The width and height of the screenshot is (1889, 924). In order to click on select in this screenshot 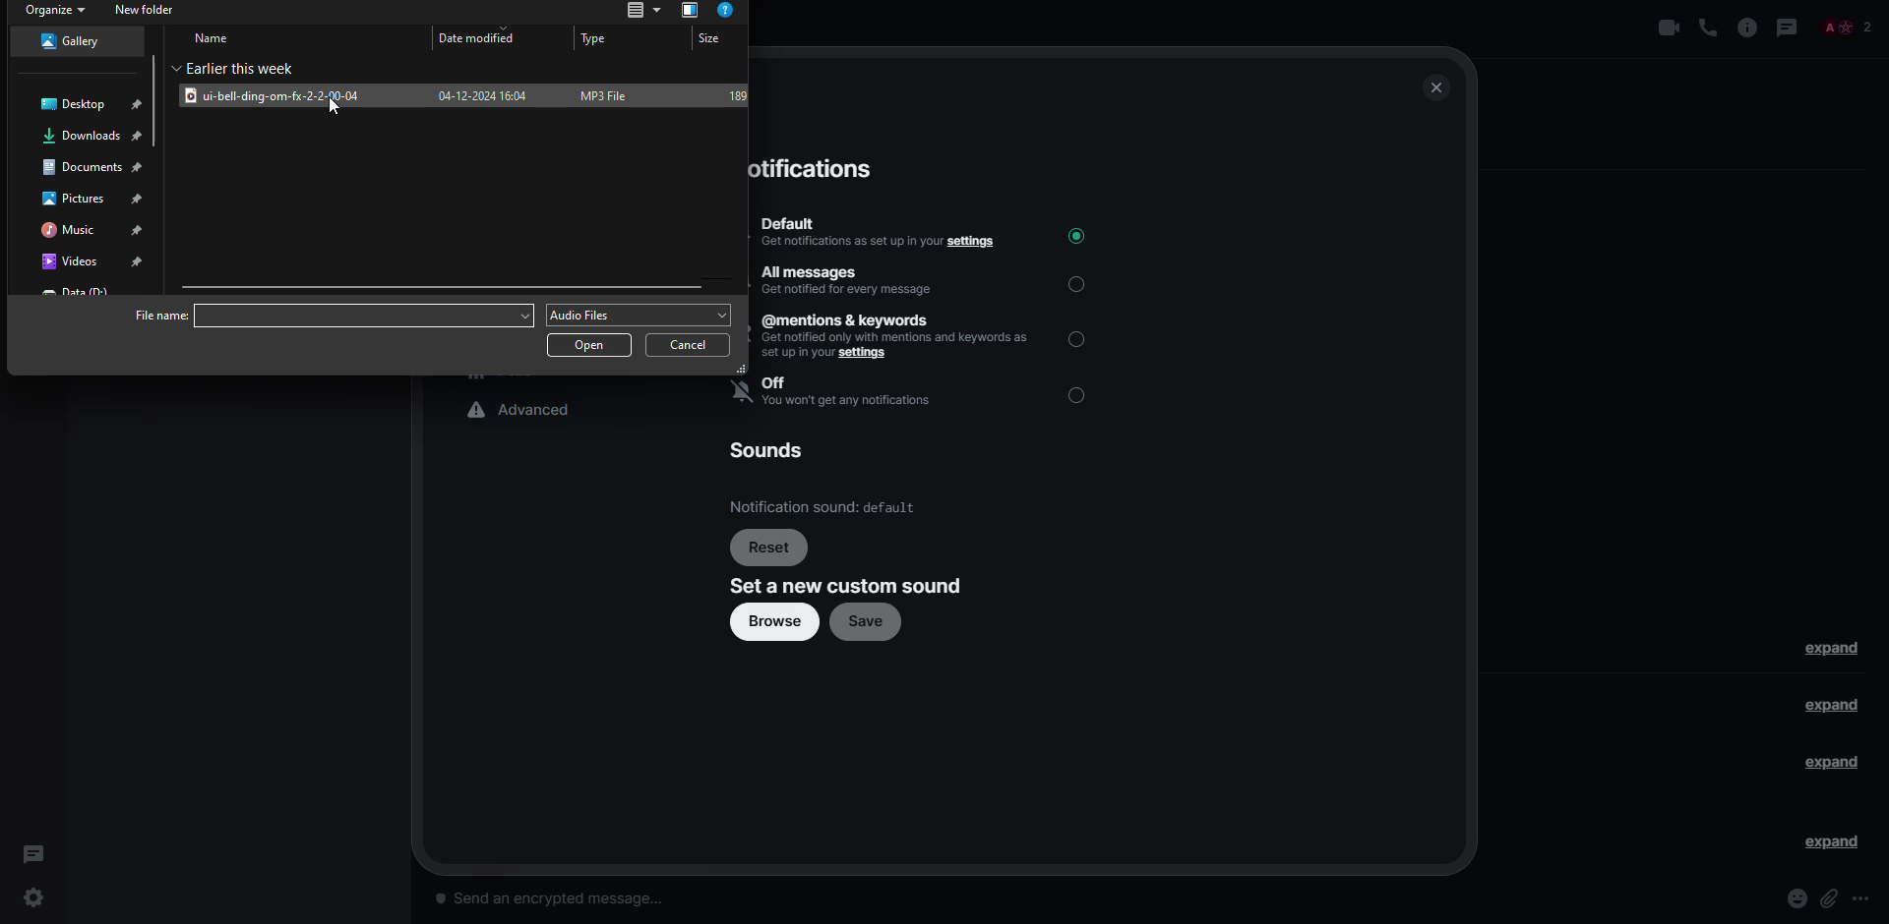, I will do `click(1079, 337)`.